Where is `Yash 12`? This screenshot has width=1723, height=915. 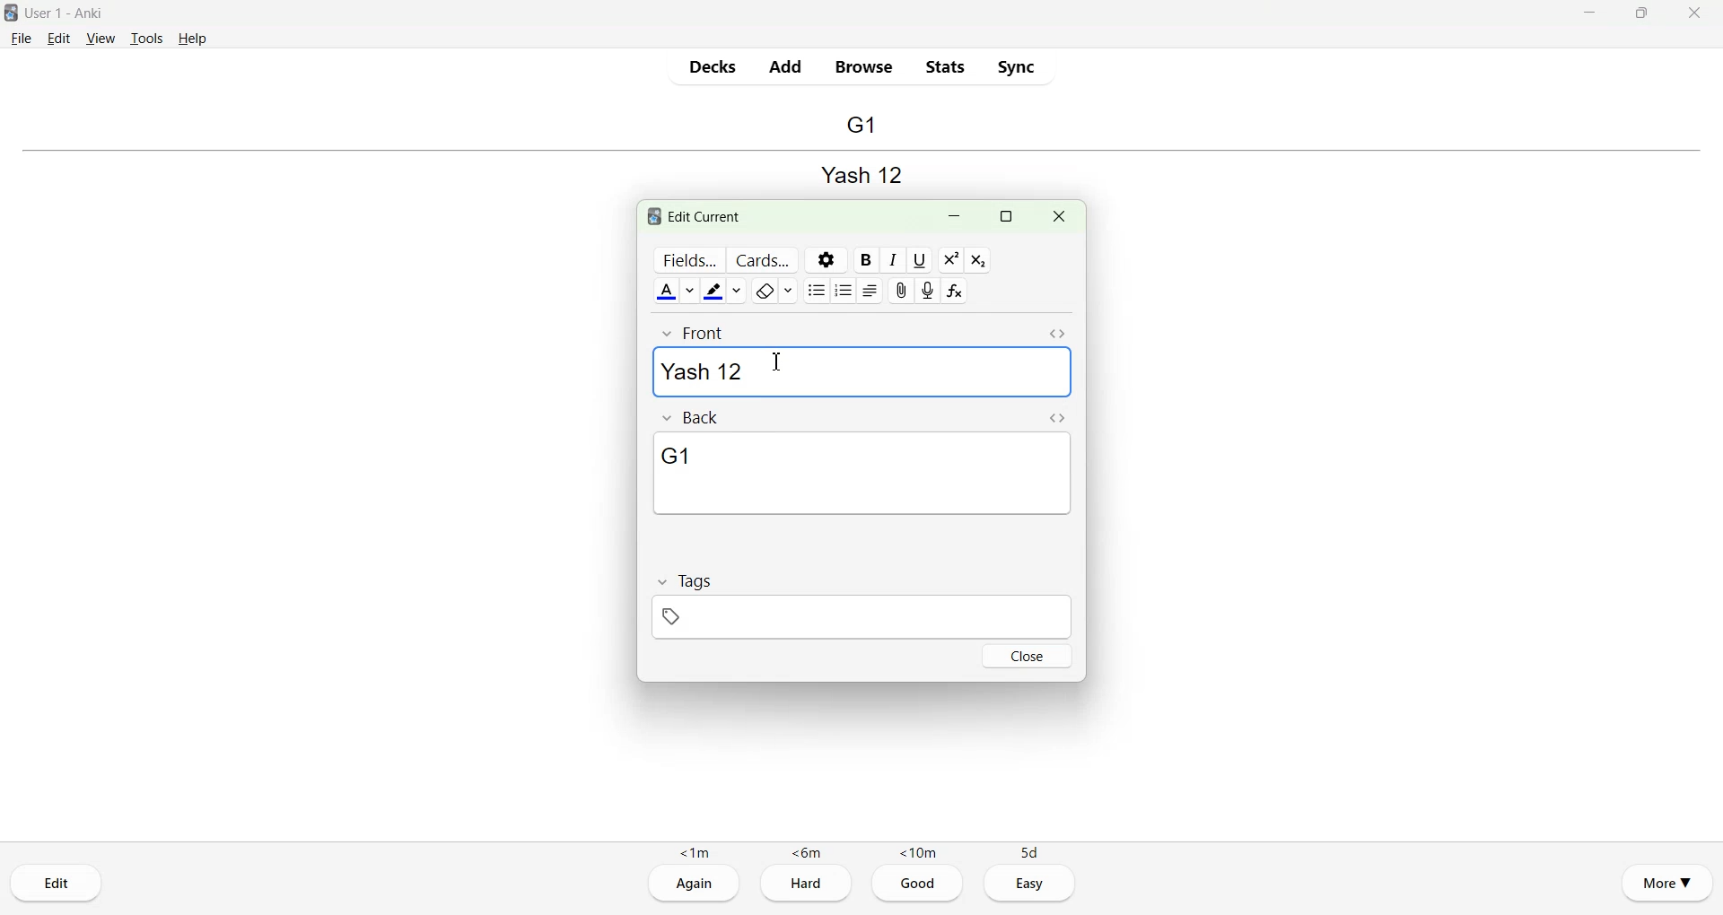
Yash 12 is located at coordinates (861, 373).